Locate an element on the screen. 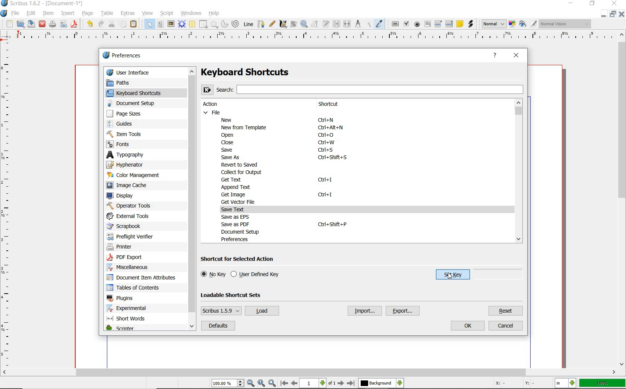 Image resolution: width=626 pixels, height=389 pixels. ruler is located at coordinates (7, 206).